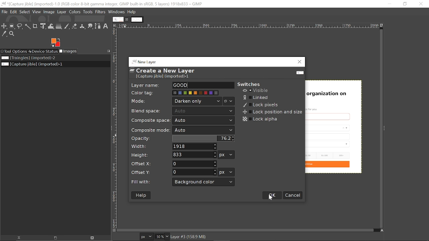 This screenshot has height=241, width=429. Describe the element at coordinates (12, 26) in the screenshot. I see `Ellipse select tool` at that location.